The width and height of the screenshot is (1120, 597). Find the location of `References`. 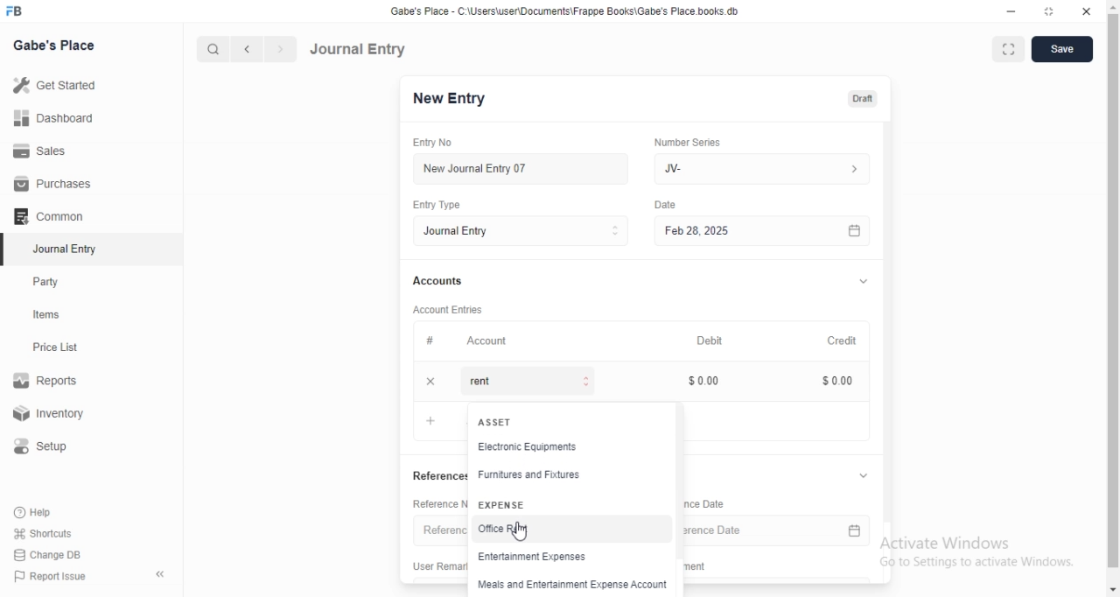

References is located at coordinates (437, 475).